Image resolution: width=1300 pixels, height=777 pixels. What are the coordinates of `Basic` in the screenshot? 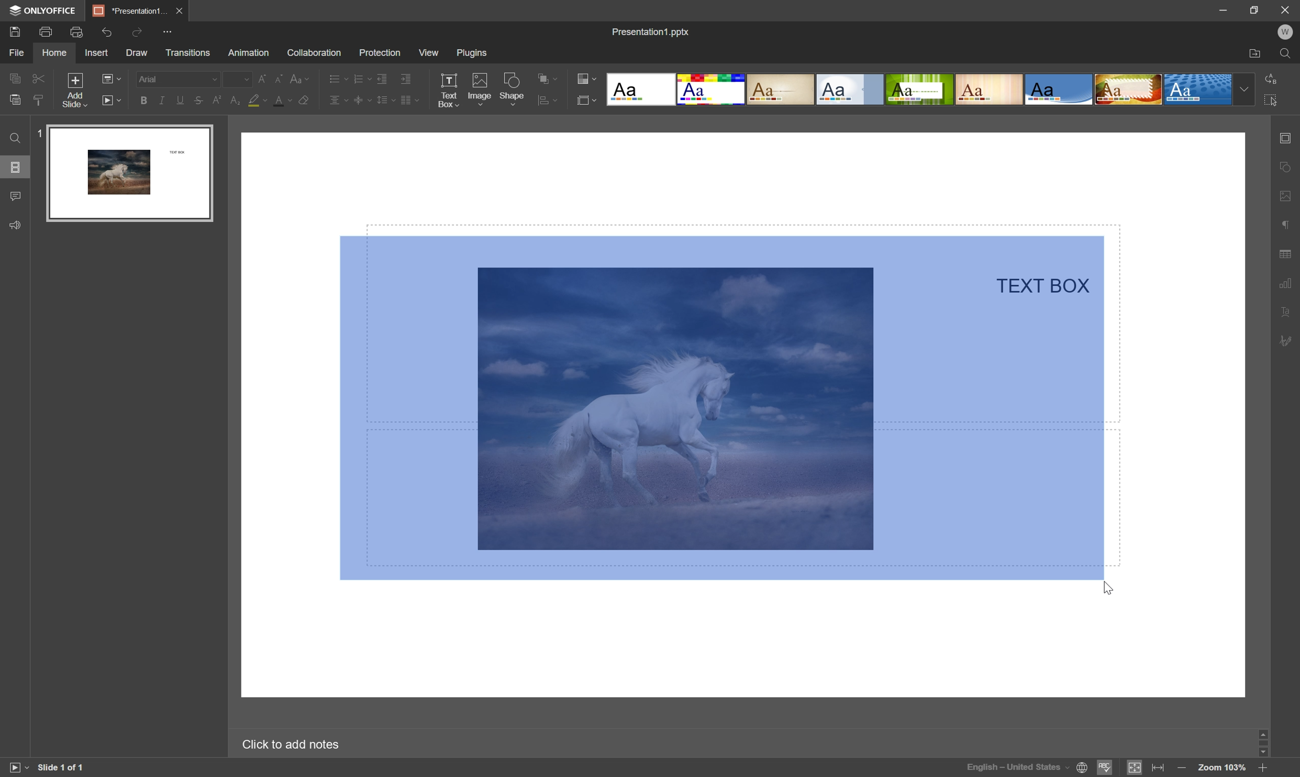 It's located at (712, 90).